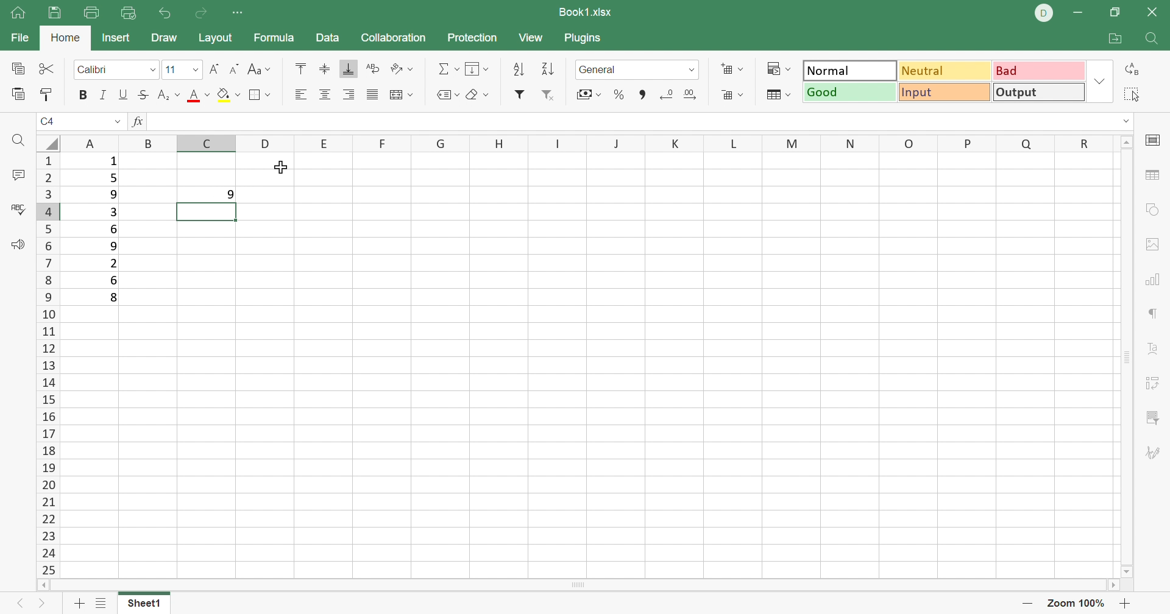 The image size is (1170, 614). Describe the element at coordinates (1114, 38) in the screenshot. I see `Open file location` at that location.